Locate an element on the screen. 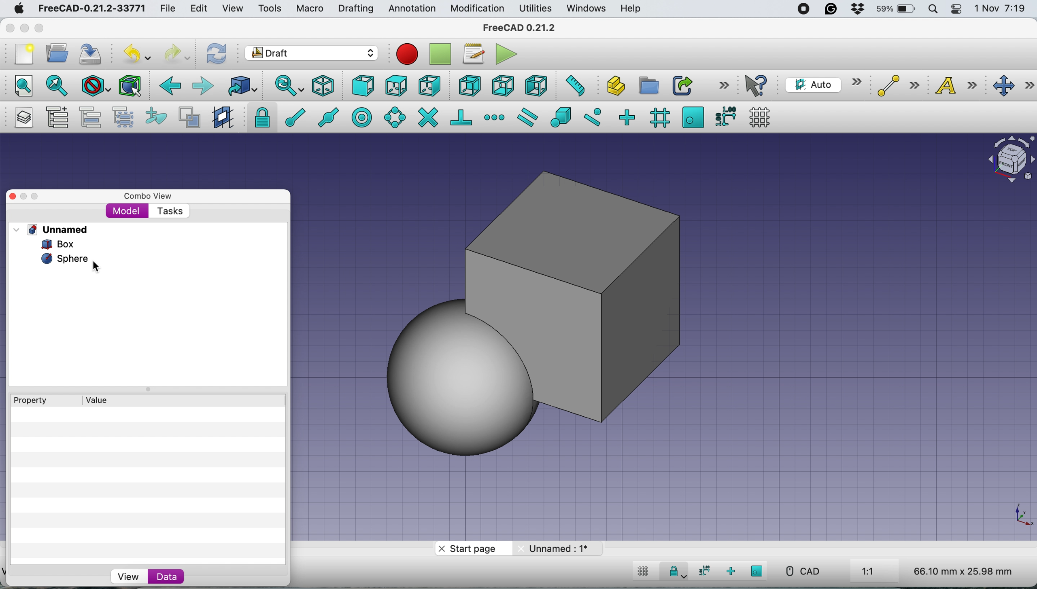  snap near is located at coordinates (593, 116).